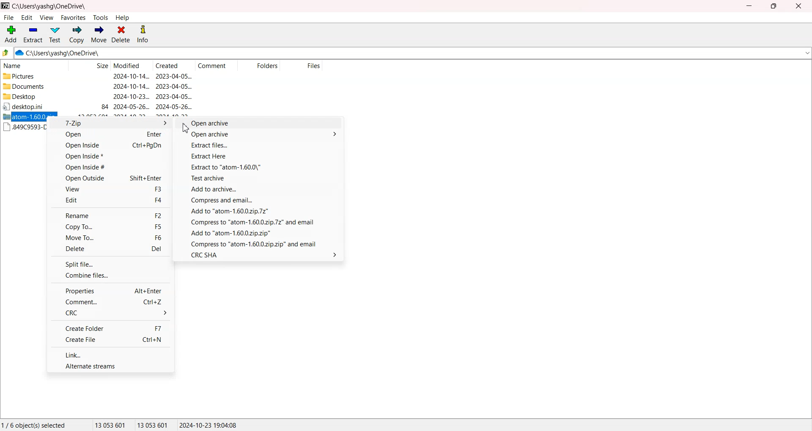  Describe the element at coordinates (110, 156) in the screenshot. I see `Open Inside*` at that location.